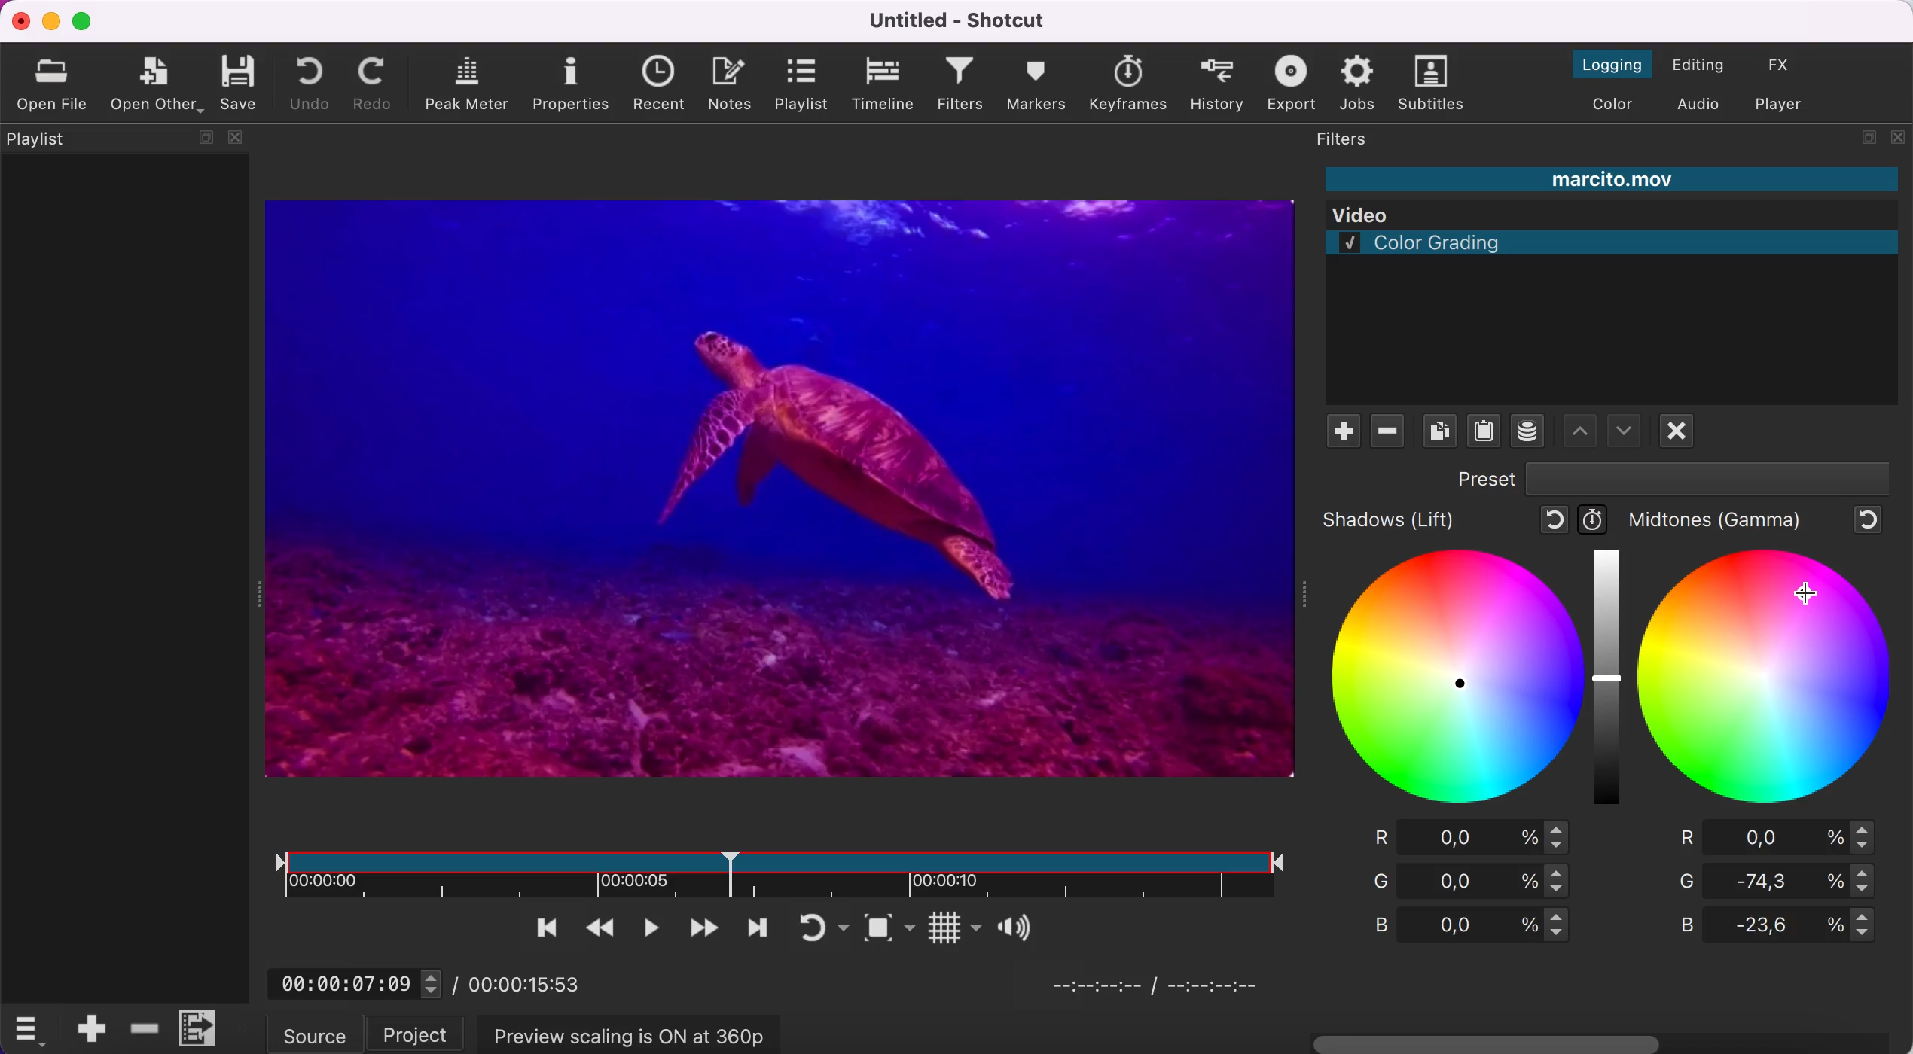 The image size is (1913, 1054). Describe the element at coordinates (1774, 881) in the screenshot. I see `green` at that location.